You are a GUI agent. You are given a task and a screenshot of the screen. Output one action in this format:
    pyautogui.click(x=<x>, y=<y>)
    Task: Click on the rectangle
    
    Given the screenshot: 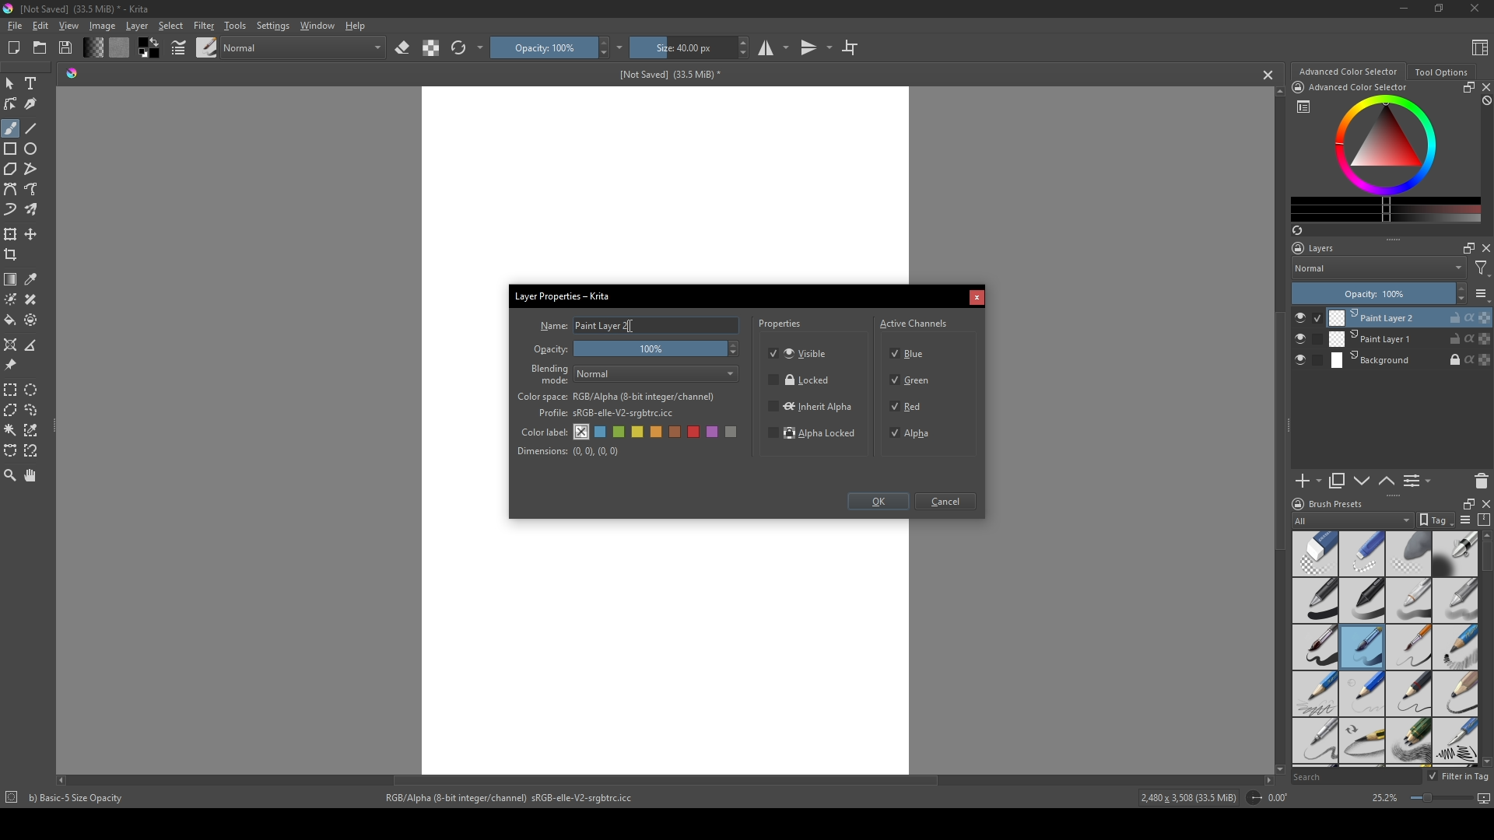 What is the action you would take?
    pyautogui.click(x=11, y=149)
    